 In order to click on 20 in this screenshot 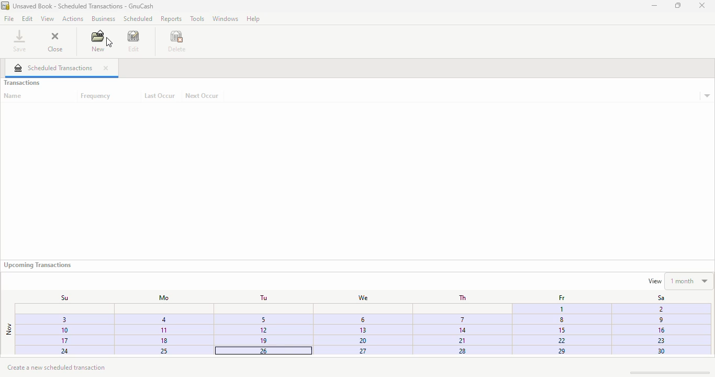, I will do `click(362, 341)`.